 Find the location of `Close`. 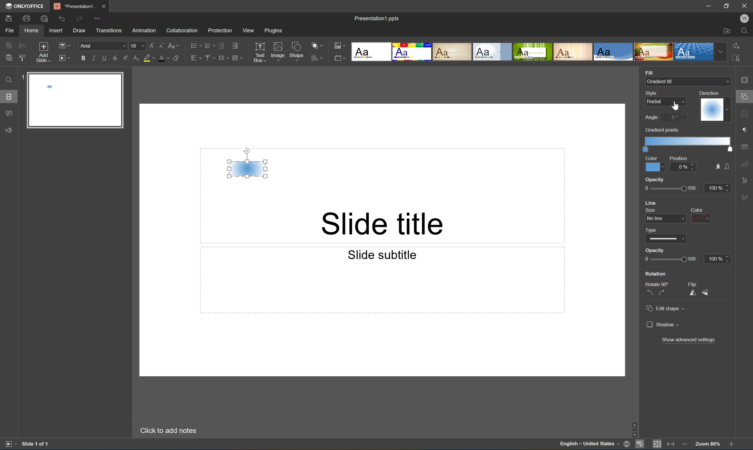

Close is located at coordinates (103, 5).